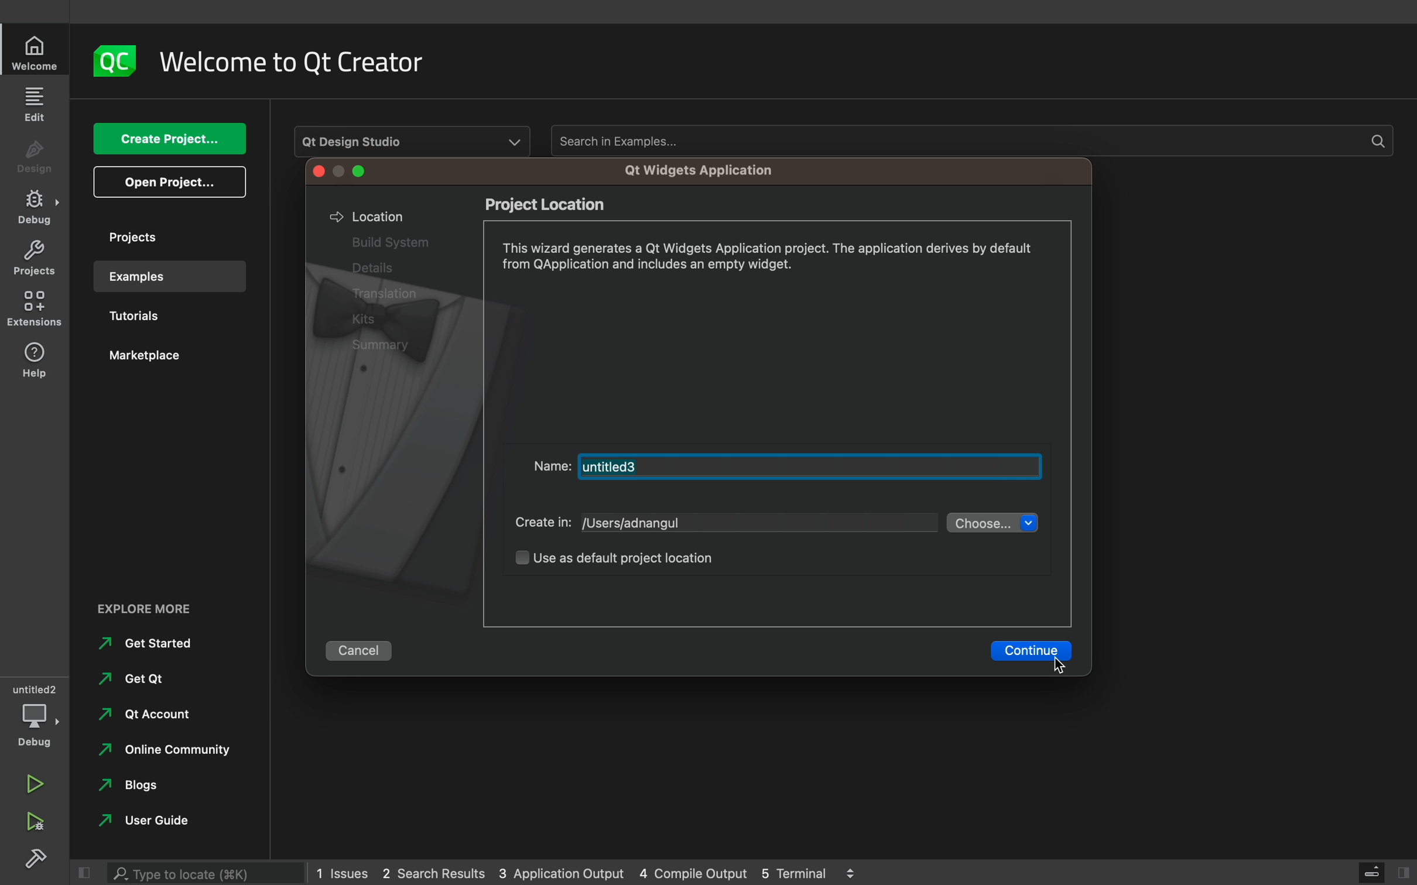  Describe the element at coordinates (342, 870) in the screenshot. I see `1 issues` at that location.